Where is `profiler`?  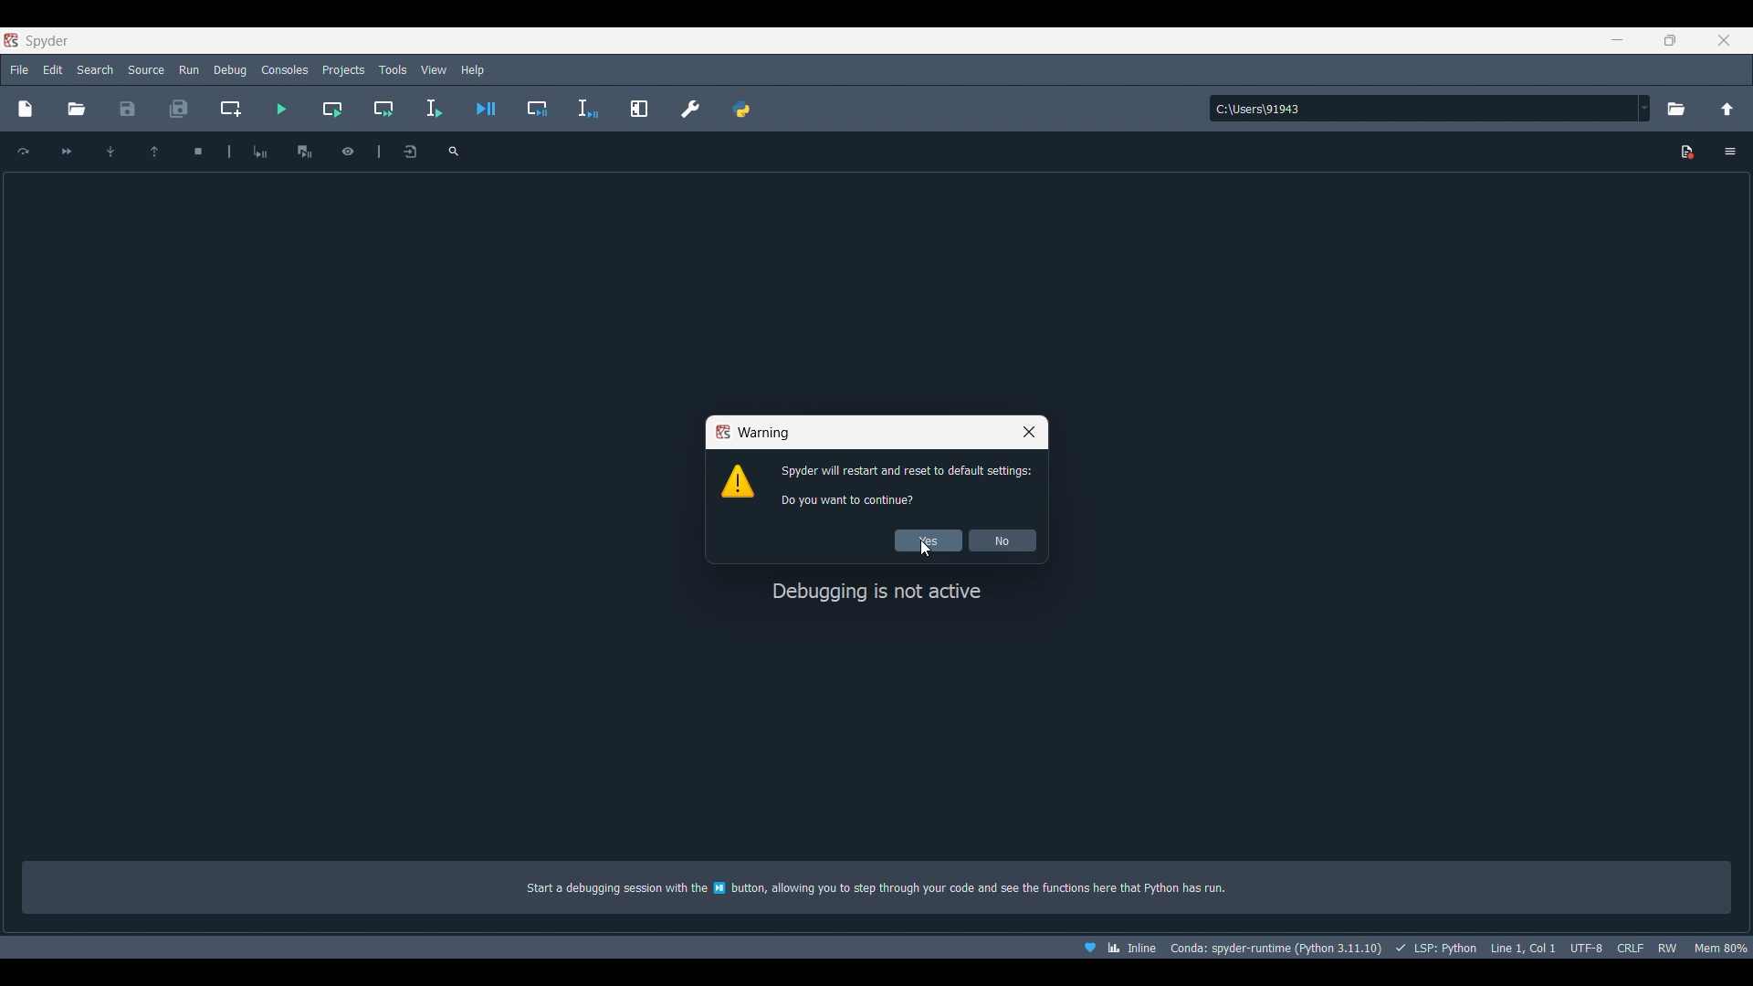
profiler is located at coordinates (348, 149).